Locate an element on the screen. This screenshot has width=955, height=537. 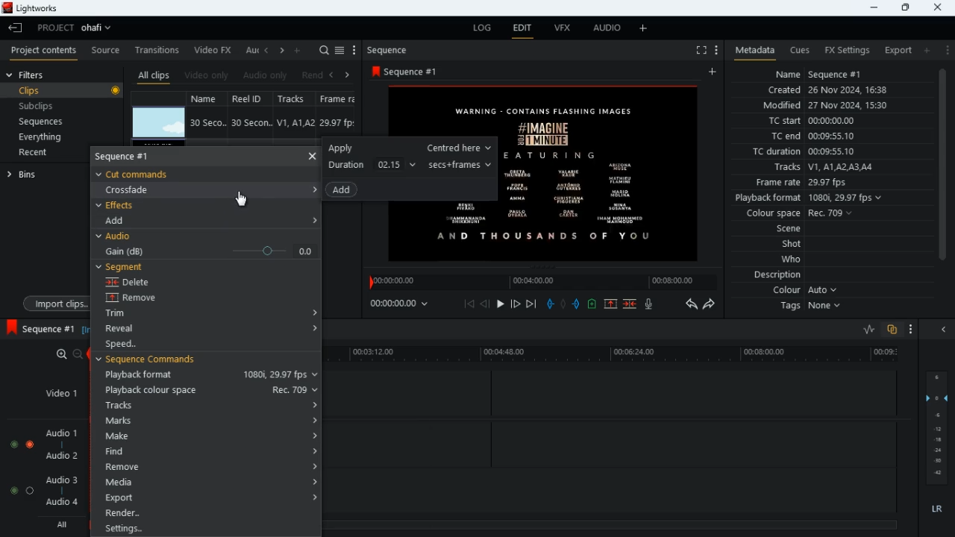
up is located at coordinates (610, 305).